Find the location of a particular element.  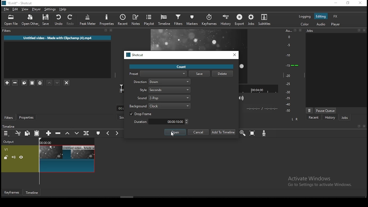

paste is located at coordinates (37, 133).